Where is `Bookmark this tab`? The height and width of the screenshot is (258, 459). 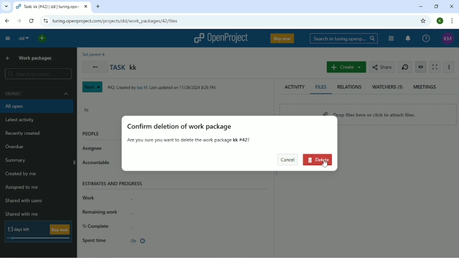 Bookmark this tab is located at coordinates (423, 21).